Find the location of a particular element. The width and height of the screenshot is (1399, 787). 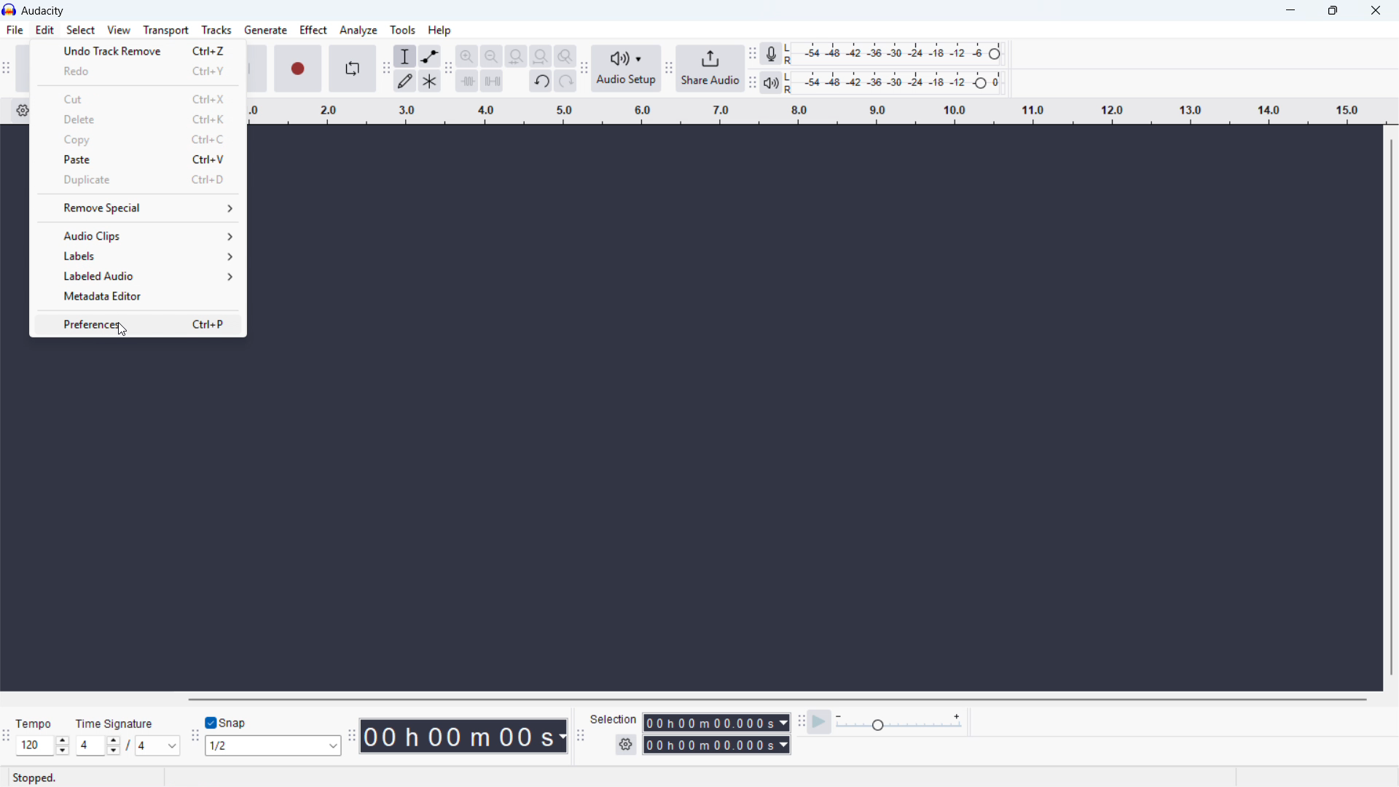

preferences is located at coordinates (136, 324).